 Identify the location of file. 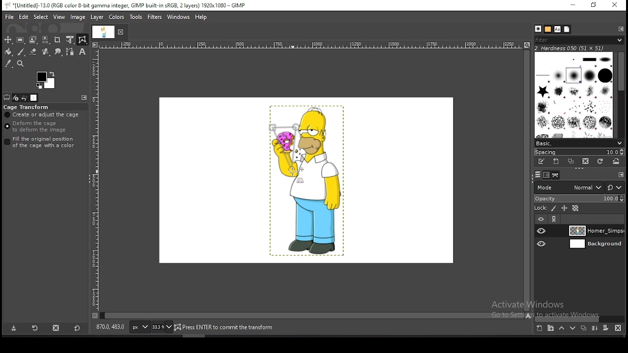
(9, 16).